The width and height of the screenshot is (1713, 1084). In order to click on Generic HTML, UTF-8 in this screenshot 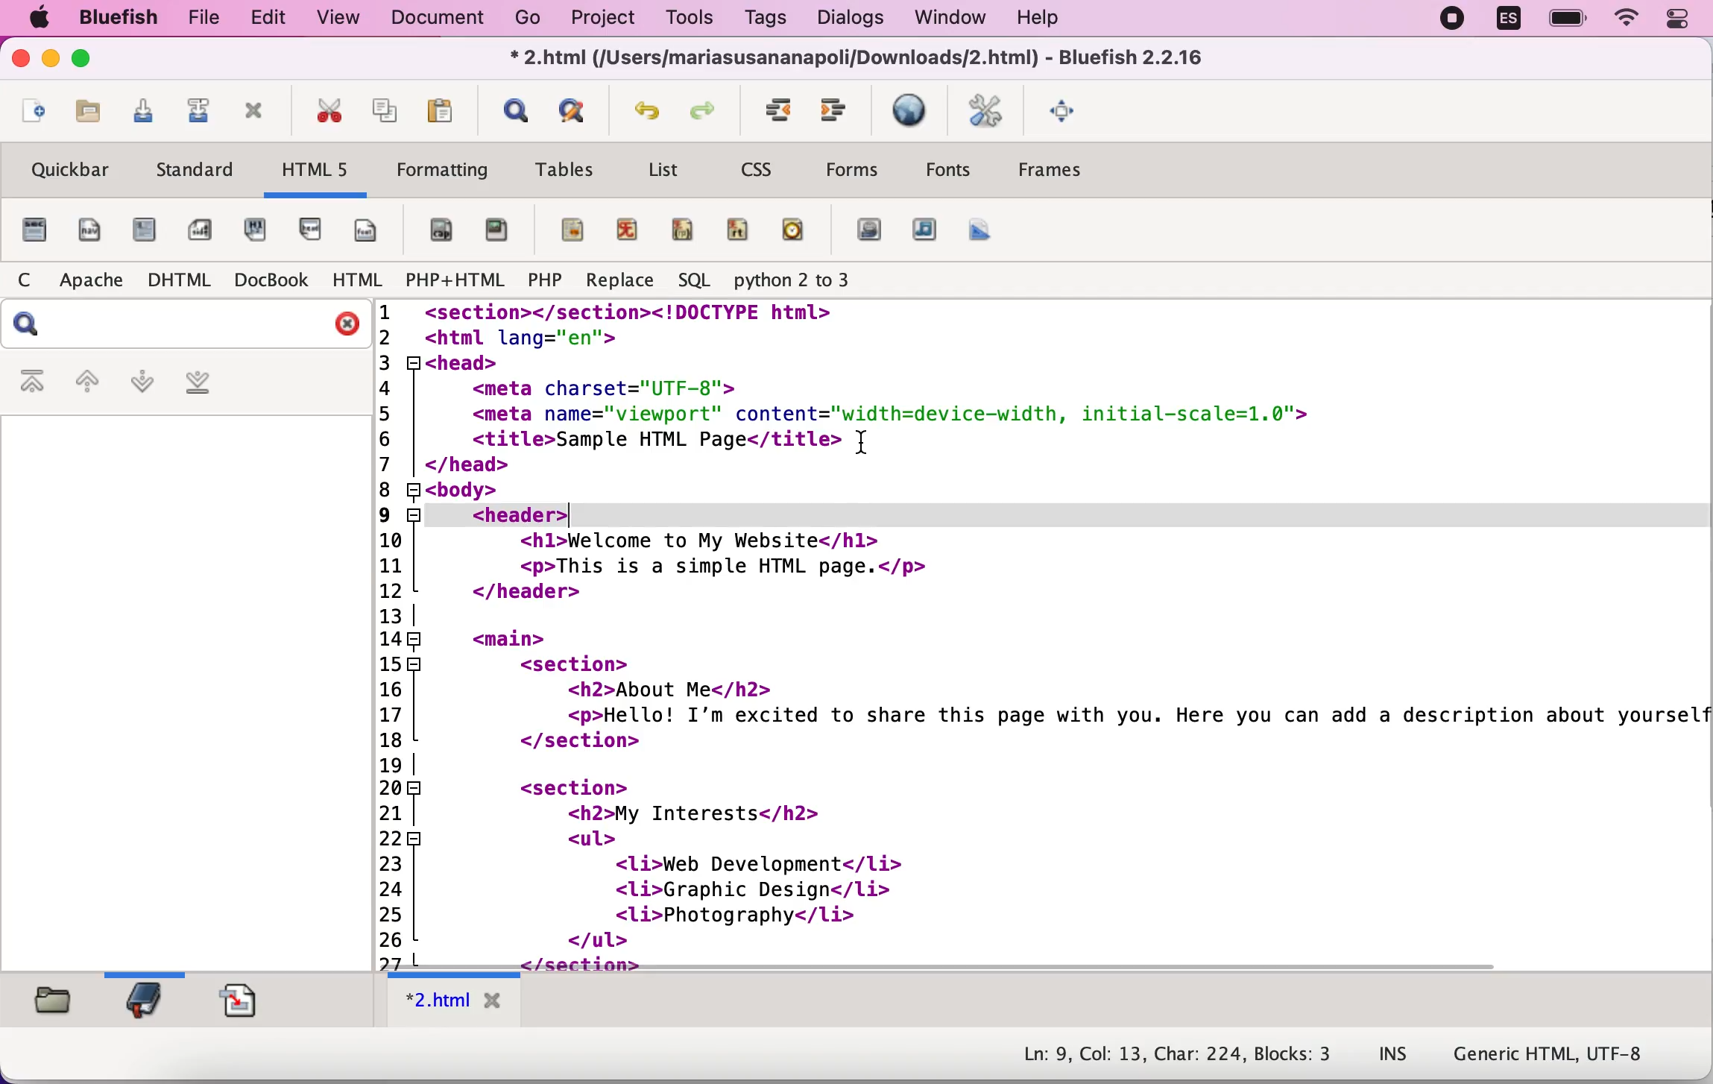, I will do `click(1554, 1057)`.